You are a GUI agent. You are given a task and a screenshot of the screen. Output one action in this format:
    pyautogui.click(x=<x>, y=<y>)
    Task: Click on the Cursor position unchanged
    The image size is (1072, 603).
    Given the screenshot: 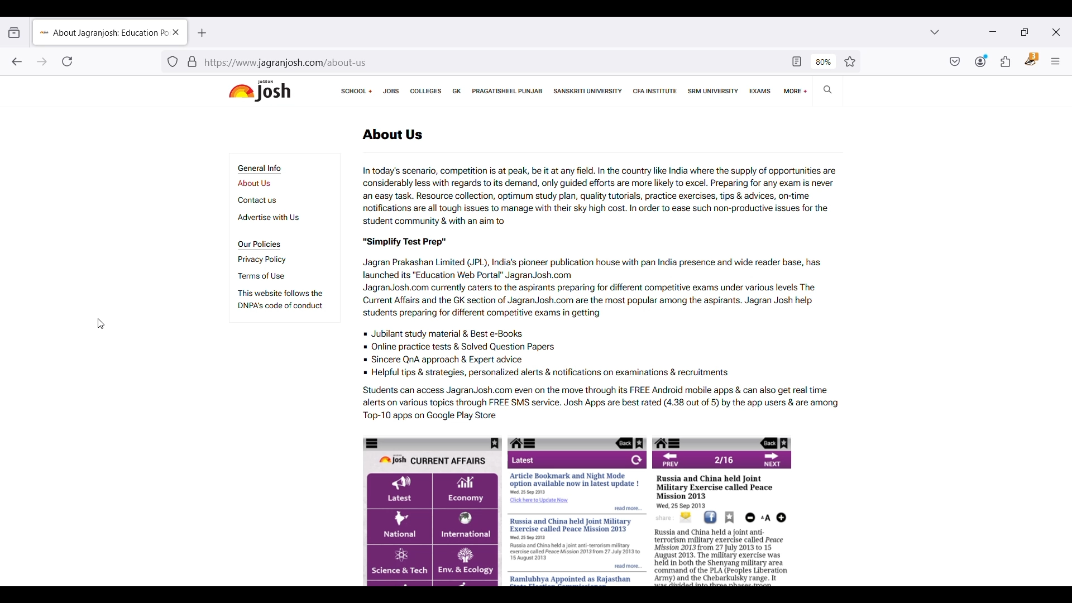 What is the action you would take?
    pyautogui.click(x=101, y=324)
    